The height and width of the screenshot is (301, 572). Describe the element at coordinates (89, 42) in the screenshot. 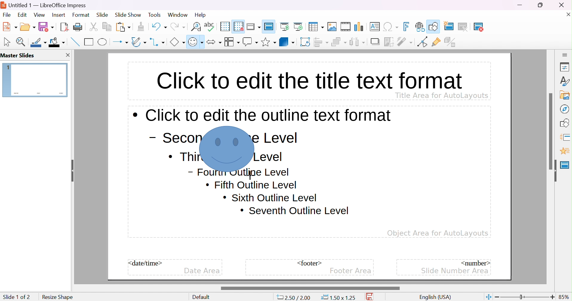

I see `rectangle` at that location.